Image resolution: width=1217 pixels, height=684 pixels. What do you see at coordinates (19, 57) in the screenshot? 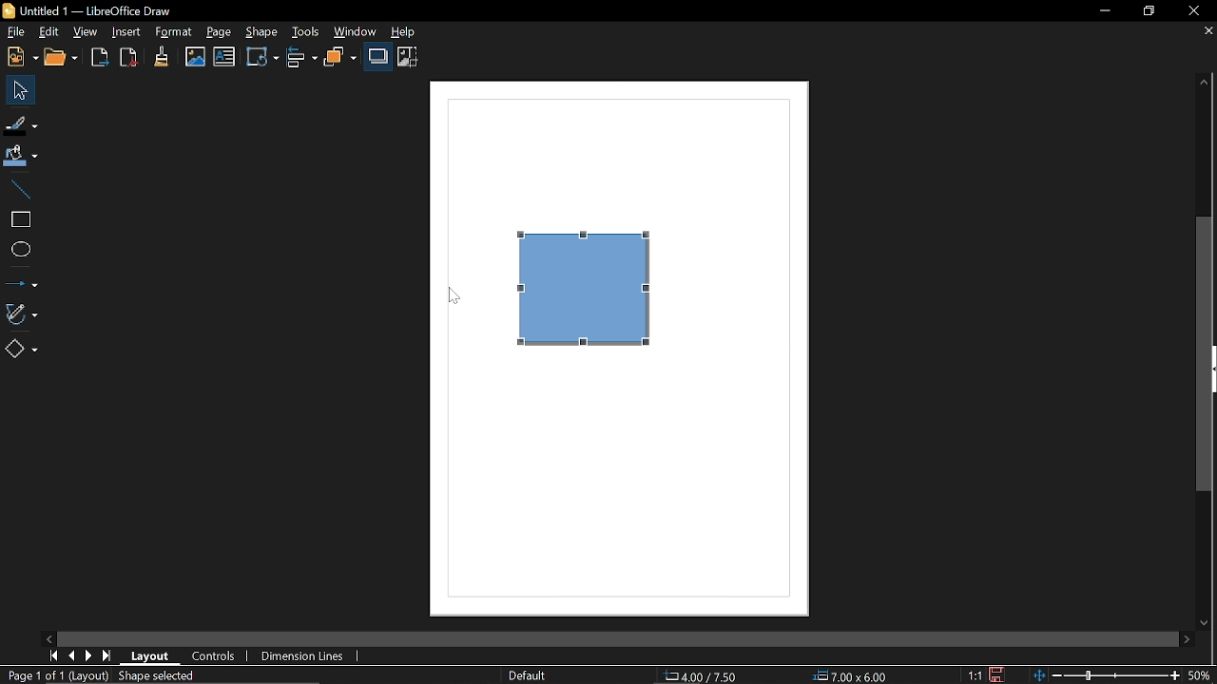
I see `New` at bounding box center [19, 57].